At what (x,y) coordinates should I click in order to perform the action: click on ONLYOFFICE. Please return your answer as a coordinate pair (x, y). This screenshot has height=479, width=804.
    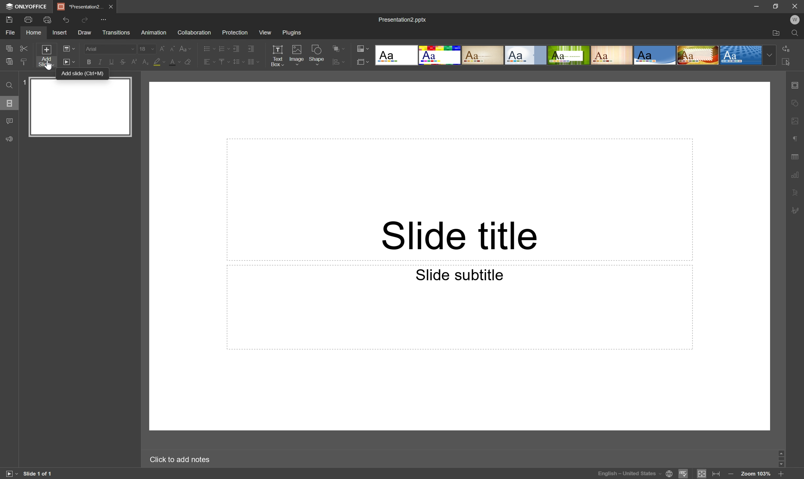
    Looking at the image, I should click on (28, 6).